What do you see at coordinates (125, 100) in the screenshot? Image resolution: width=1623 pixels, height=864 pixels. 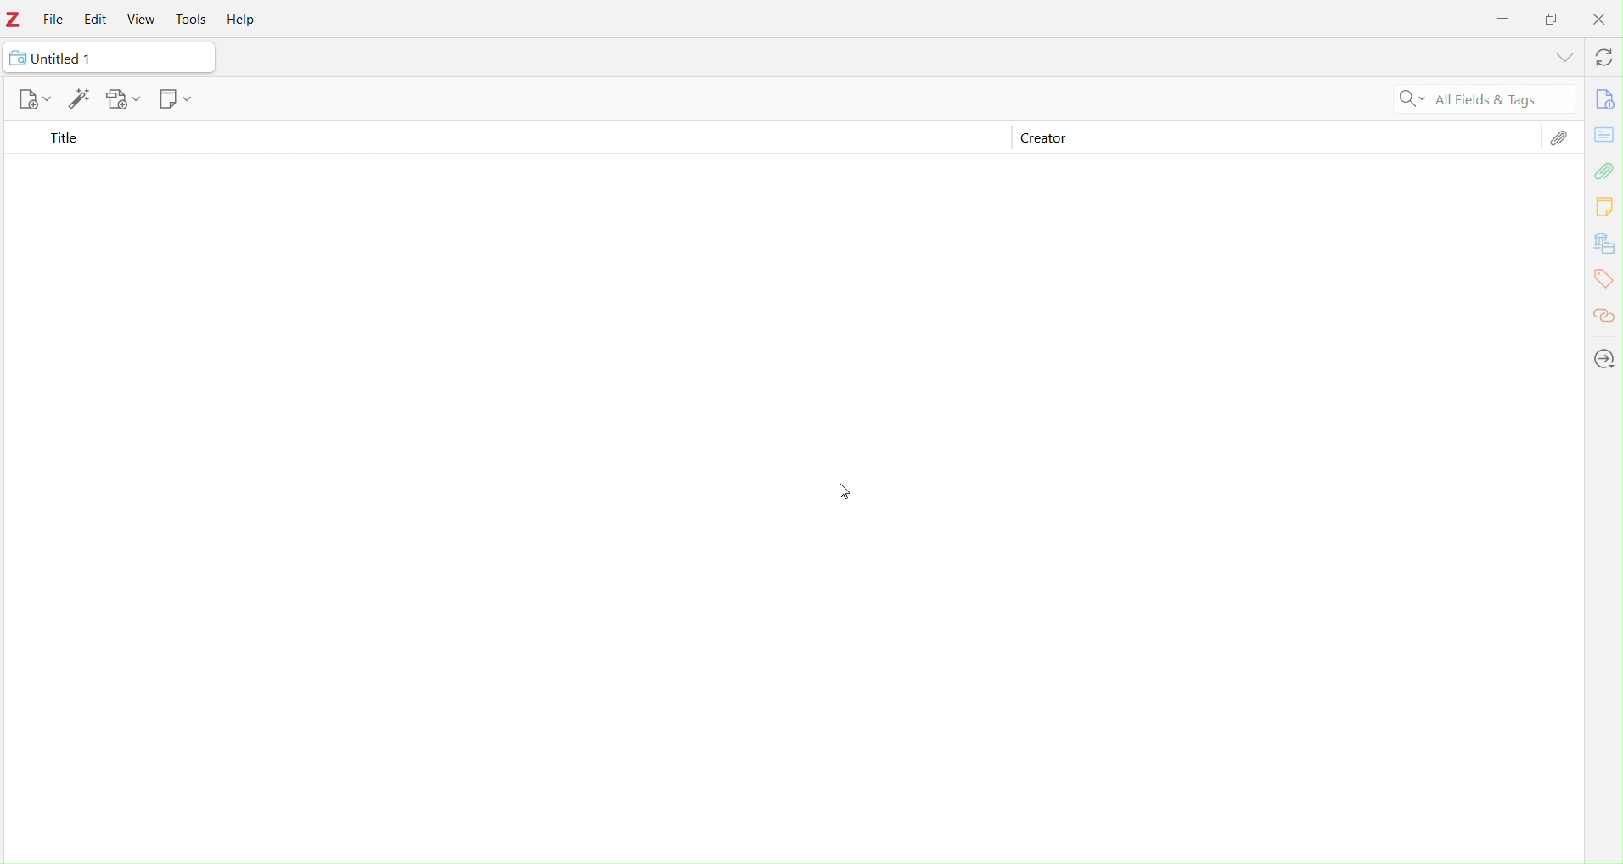 I see `Save` at bounding box center [125, 100].